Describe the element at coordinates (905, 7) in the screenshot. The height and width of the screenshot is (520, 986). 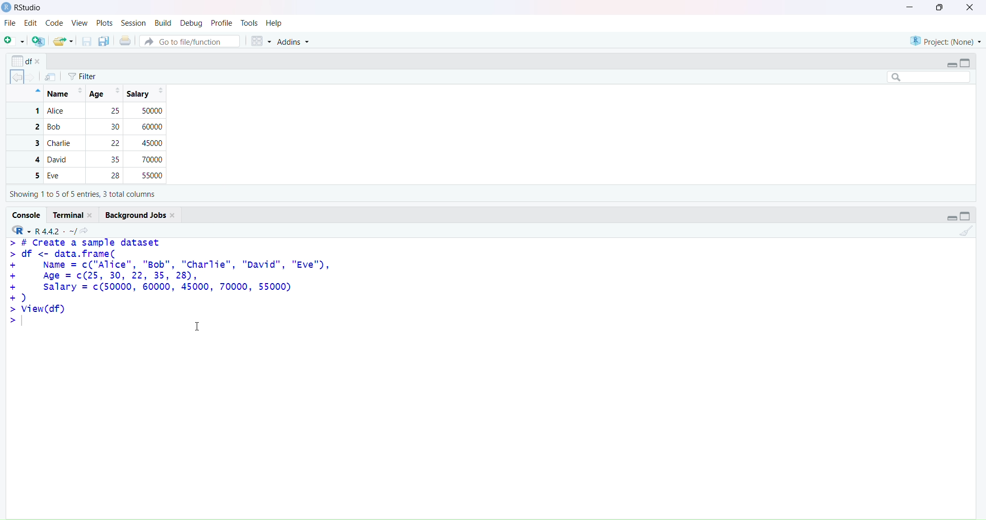
I see `minimize` at that location.